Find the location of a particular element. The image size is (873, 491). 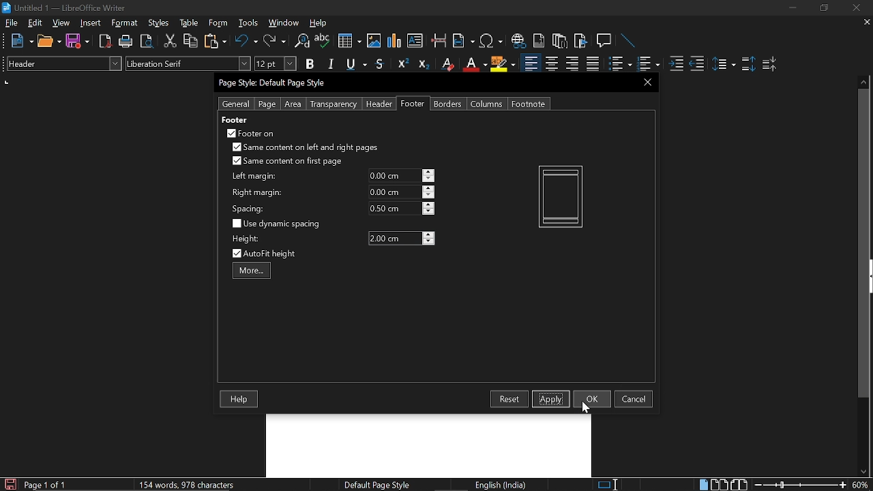

Align right is located at coordinates (574, 63).